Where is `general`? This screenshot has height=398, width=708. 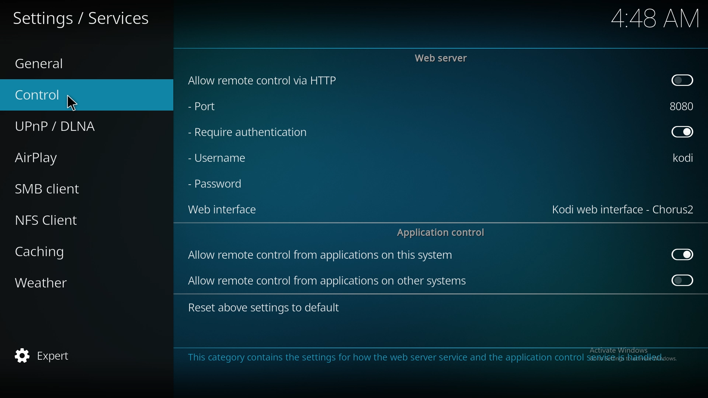 general is located at coordinates (52, 60).